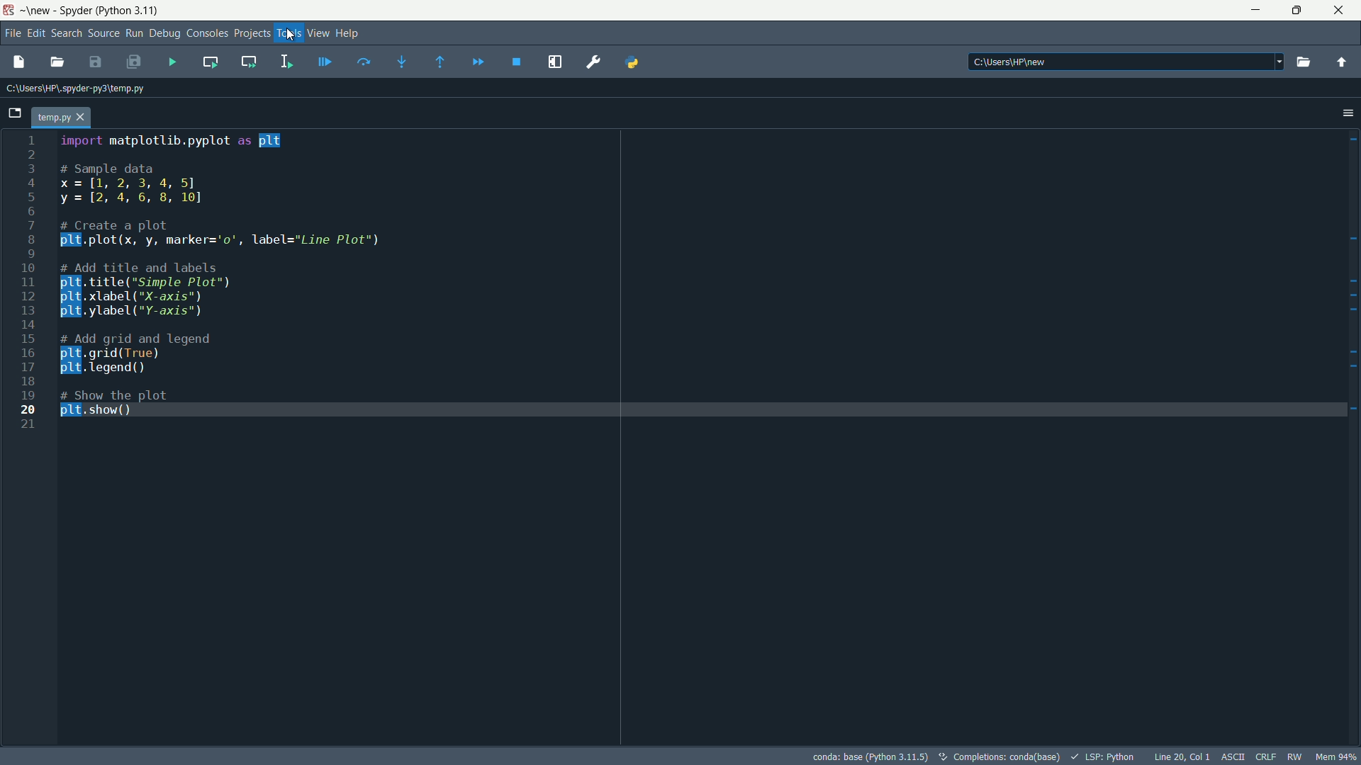 The height and width of the screenshot is (765, 1361). I want to click on close, so click(83, 117).